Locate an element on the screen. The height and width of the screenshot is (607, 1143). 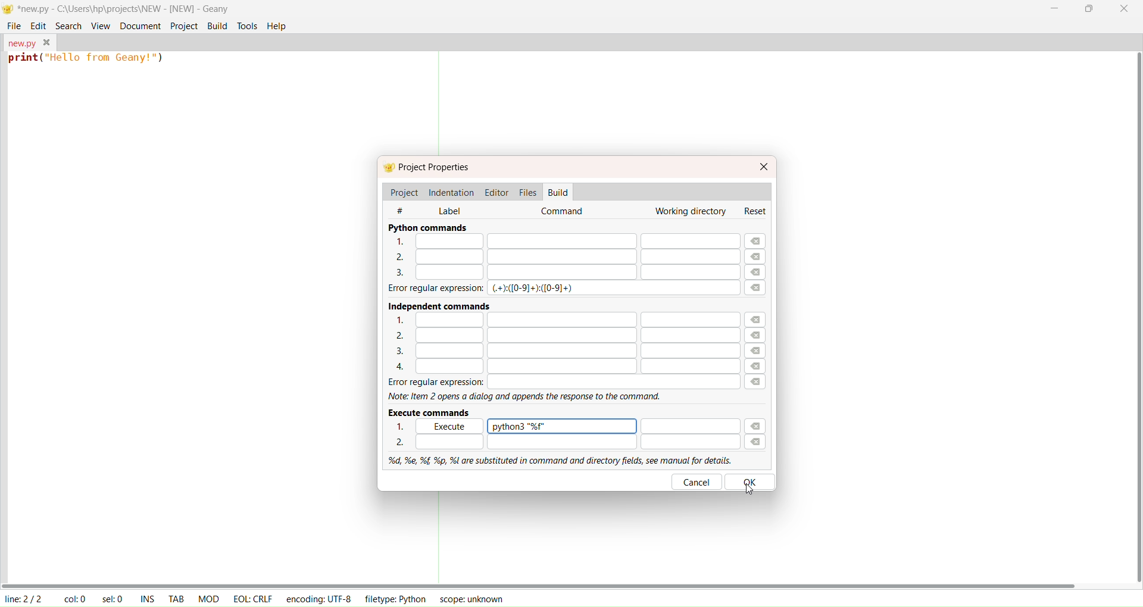
1. is located at coordinates (563, 242).